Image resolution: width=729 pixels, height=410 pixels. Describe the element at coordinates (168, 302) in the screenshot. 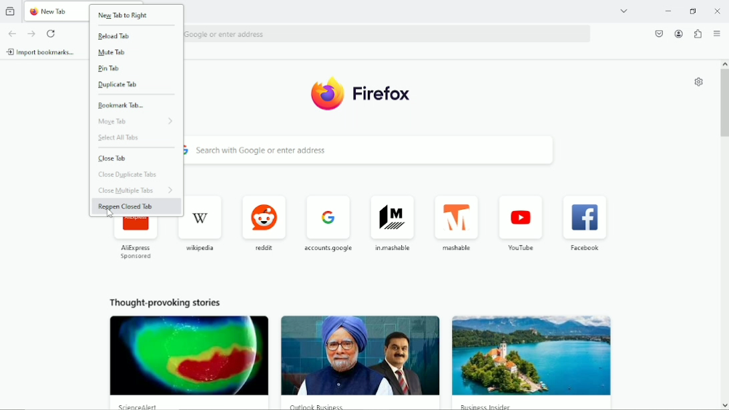

I see `Thought provoking stories` at that location.